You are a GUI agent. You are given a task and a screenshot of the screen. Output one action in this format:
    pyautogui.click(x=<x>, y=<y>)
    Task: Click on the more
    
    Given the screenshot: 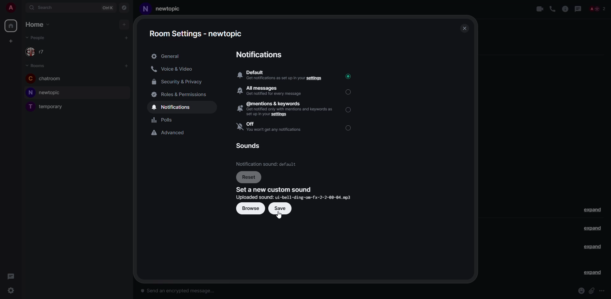 What is the action you would take?
    pyautogui.click(x=603, y=291)
    